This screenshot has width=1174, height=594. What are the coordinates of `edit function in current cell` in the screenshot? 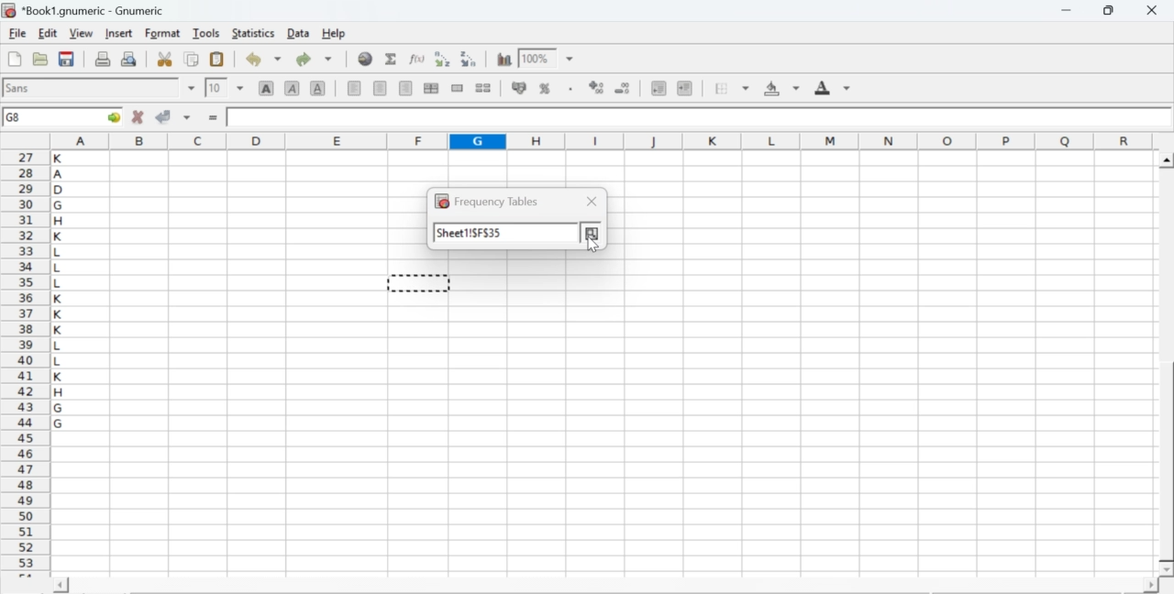 It's located at (418, 58).